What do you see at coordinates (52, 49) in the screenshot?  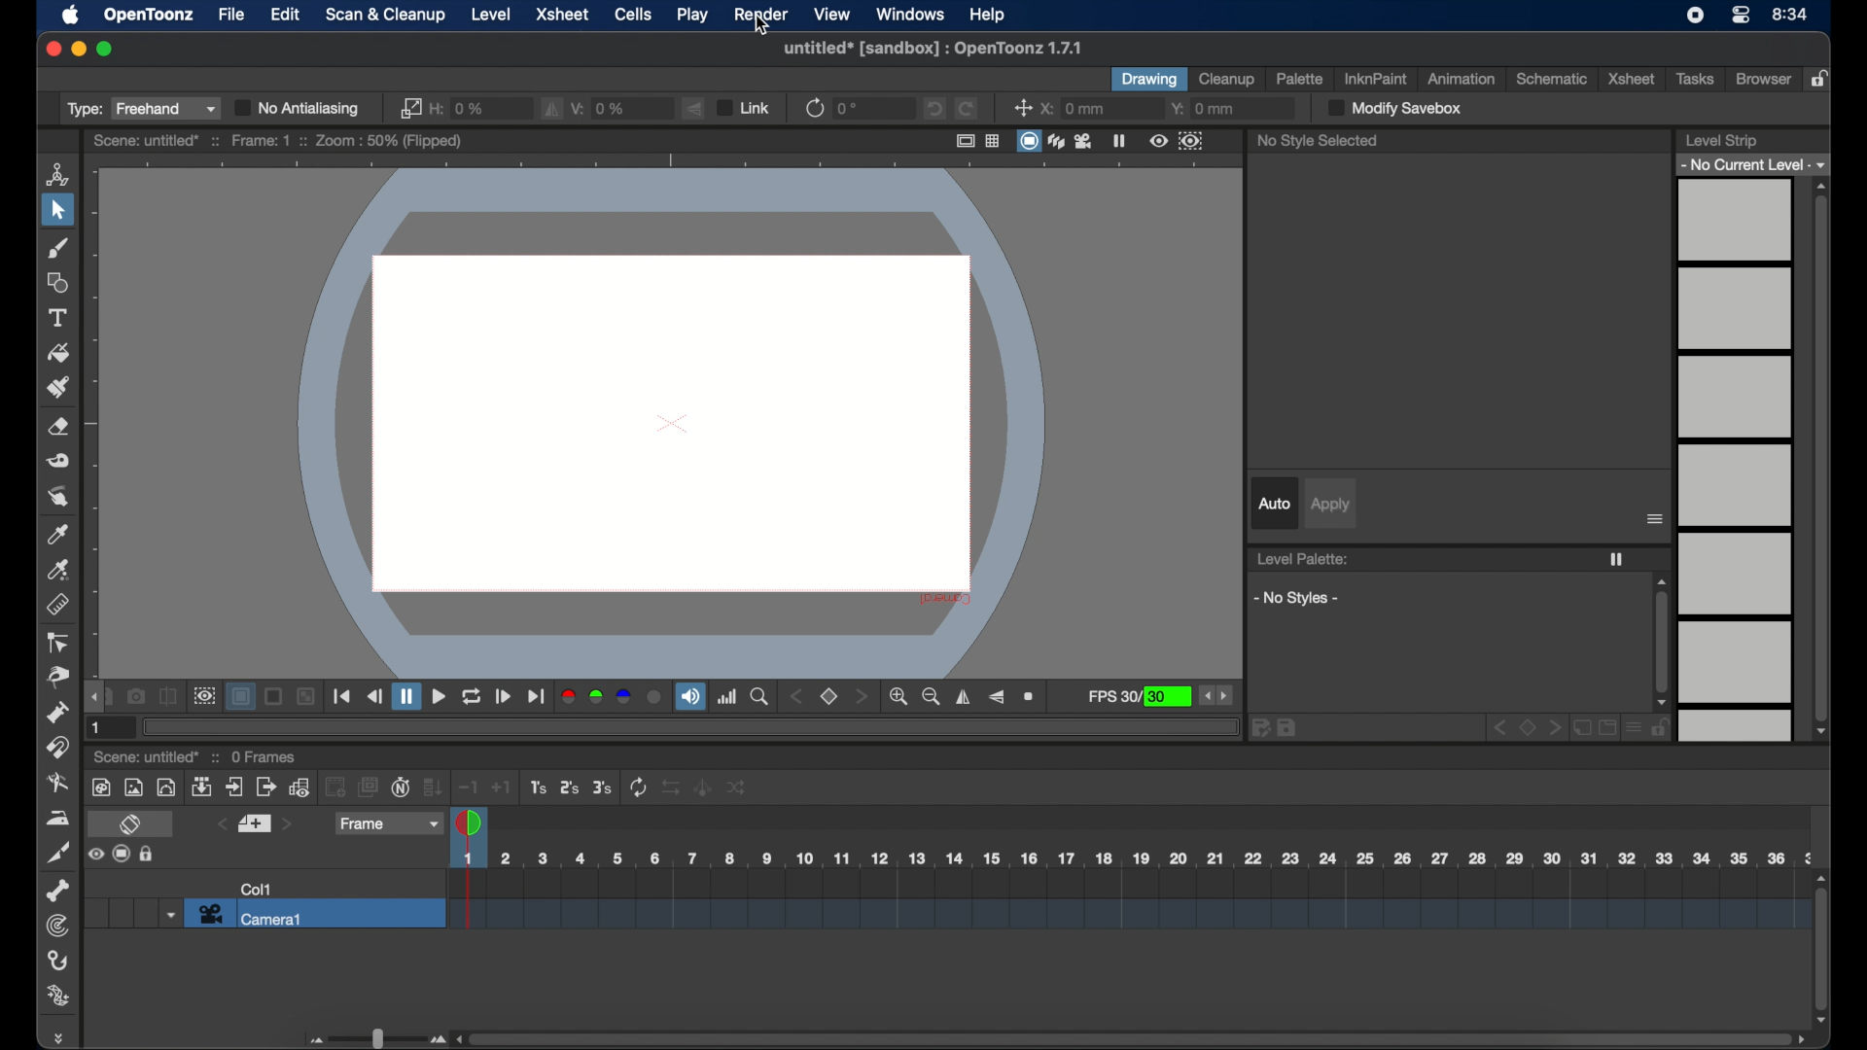 I see `close` at bounding box center [52, 49].